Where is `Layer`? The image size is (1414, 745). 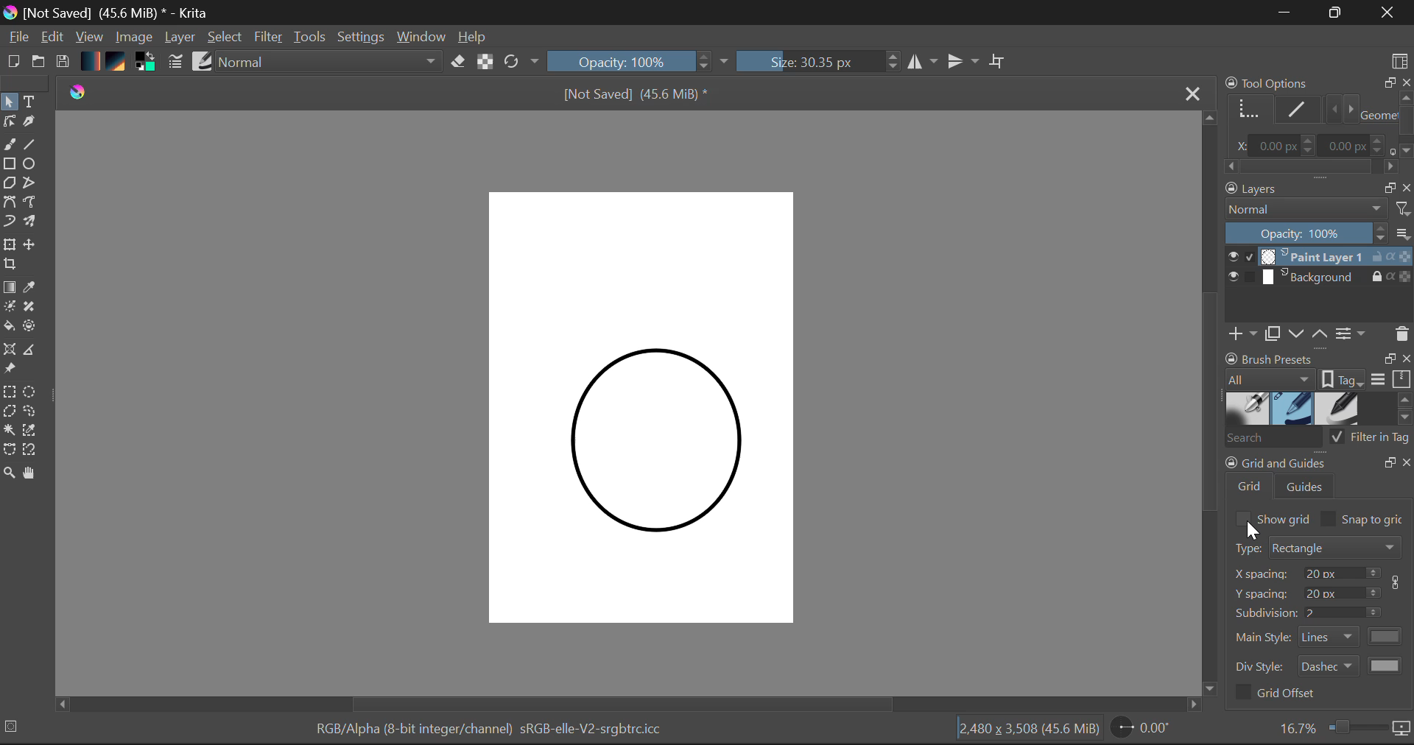 Layer is located at coordinates (181, 38).